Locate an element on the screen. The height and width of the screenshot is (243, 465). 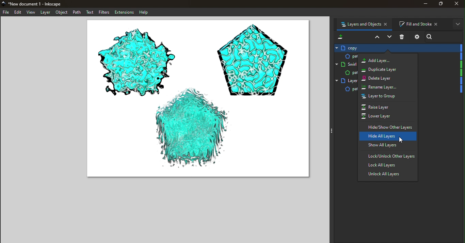
Lower selection one step is located at coordinates (390, 37).